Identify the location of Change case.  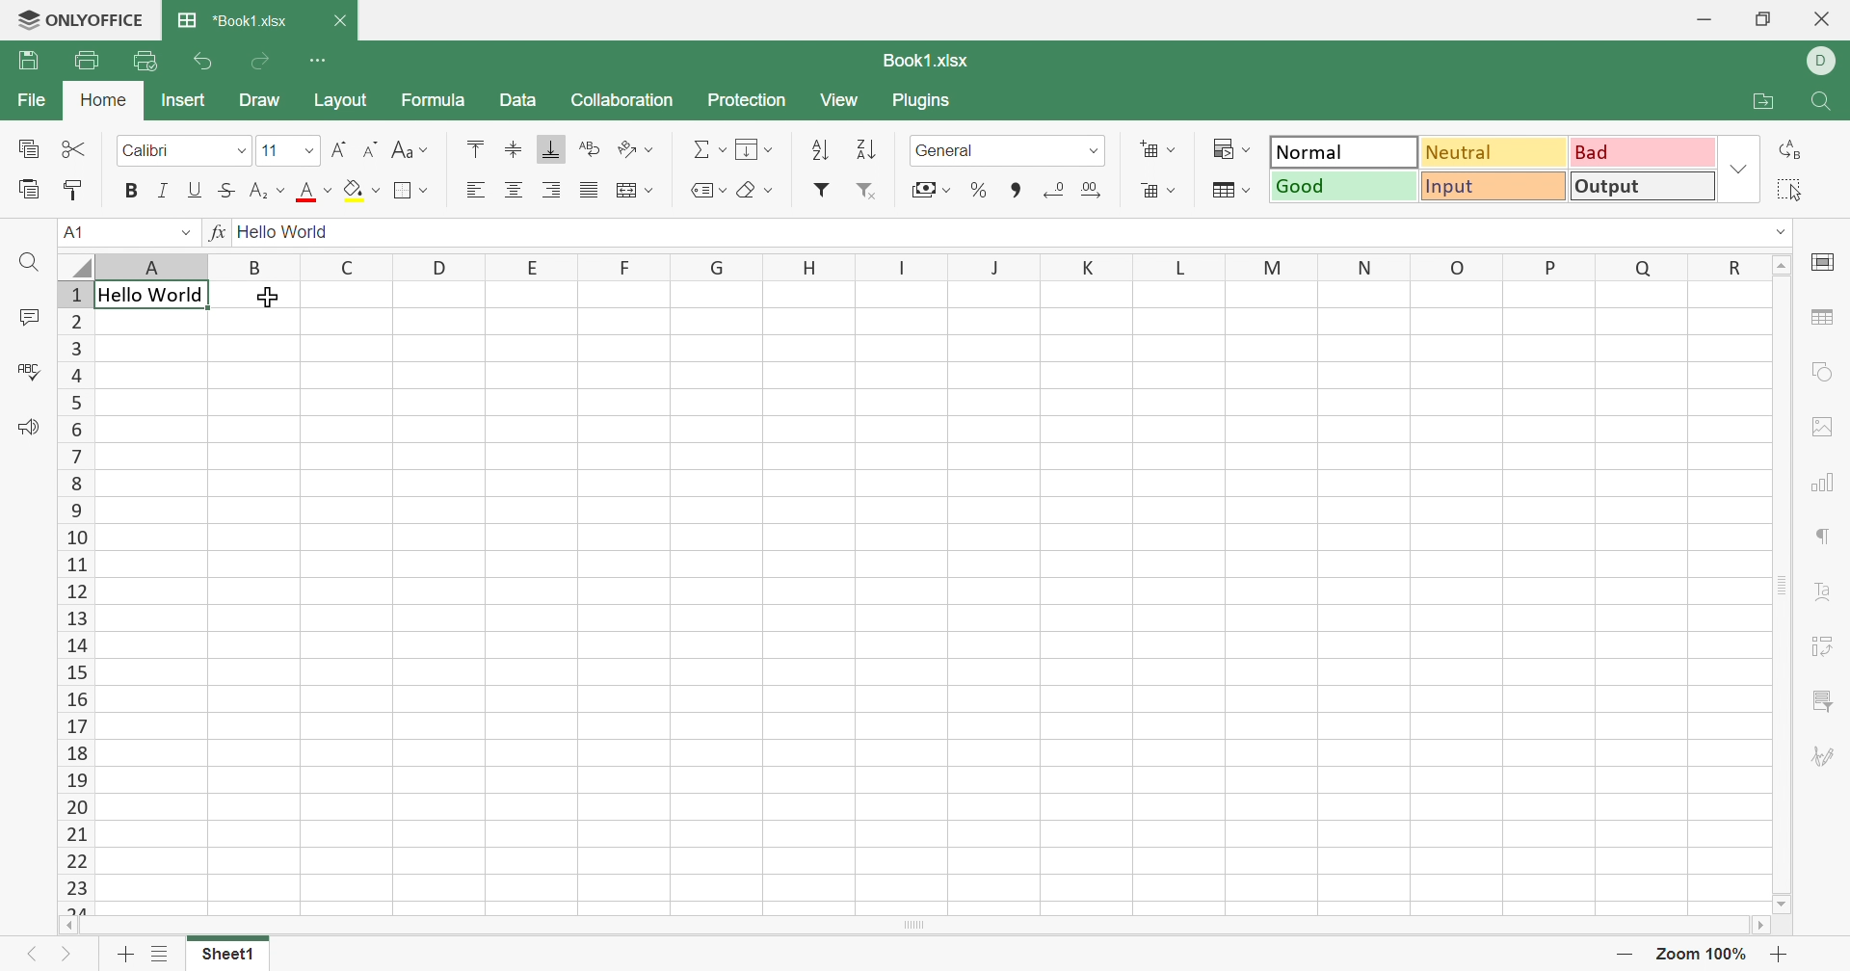
(410, 149).